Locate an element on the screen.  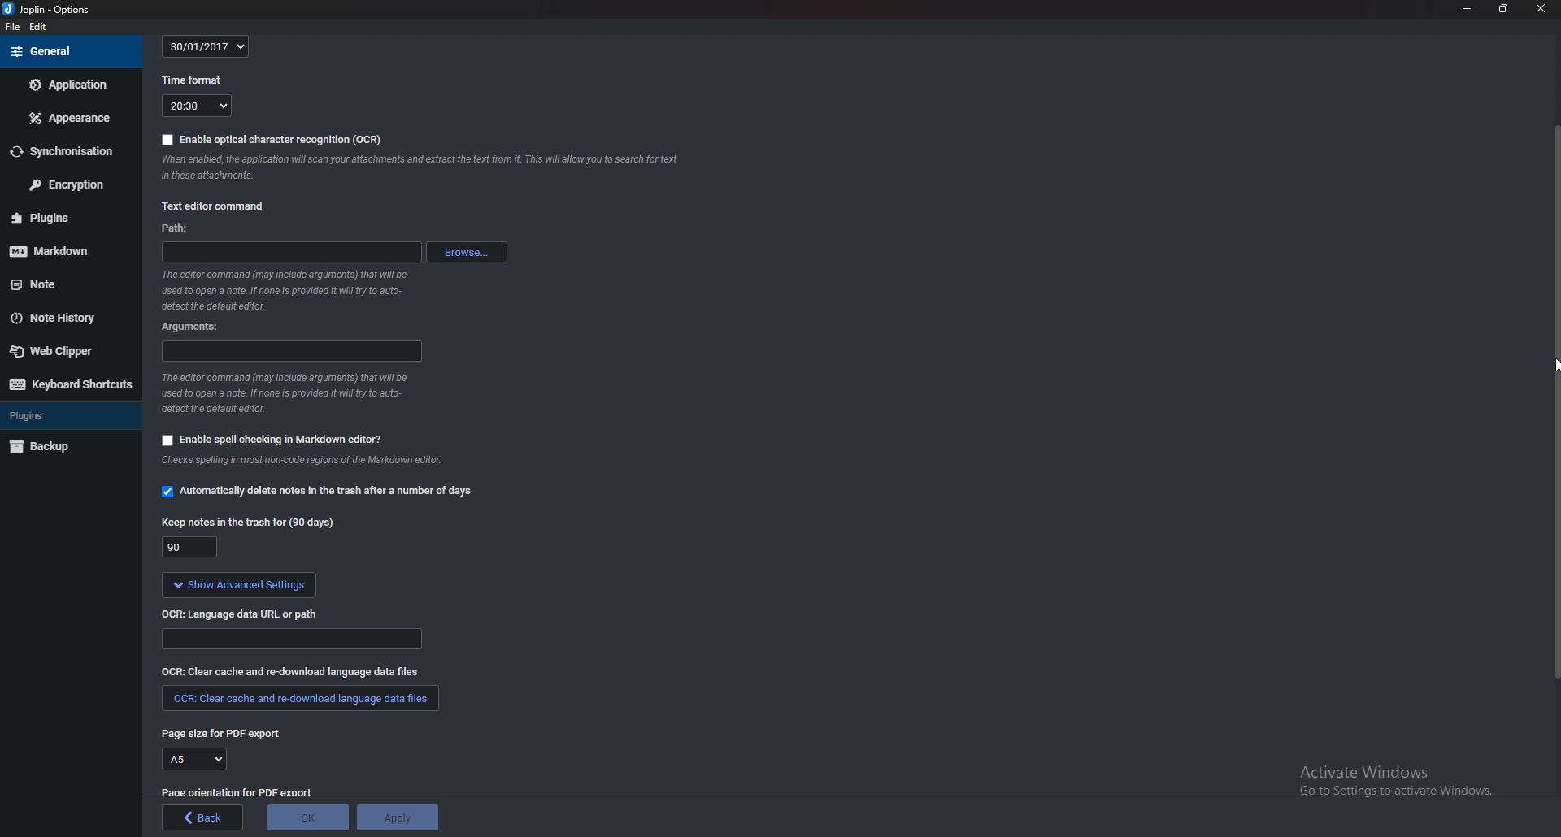
Automatically delete notes is located at coordinates (324, 493).